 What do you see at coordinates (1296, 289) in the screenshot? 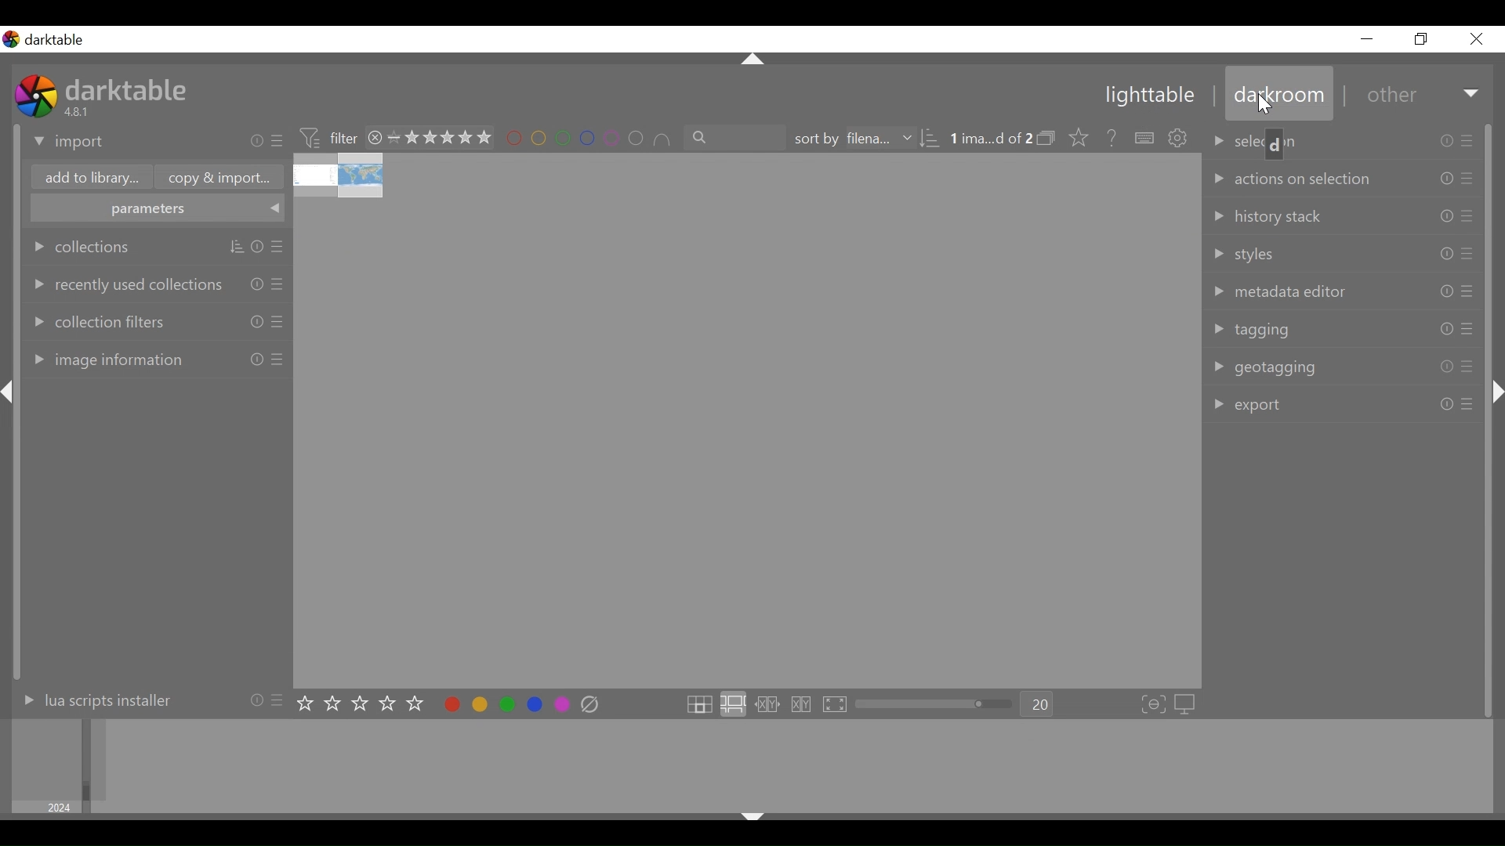
I see `metadata editor` at bounding box center [1296, 289].